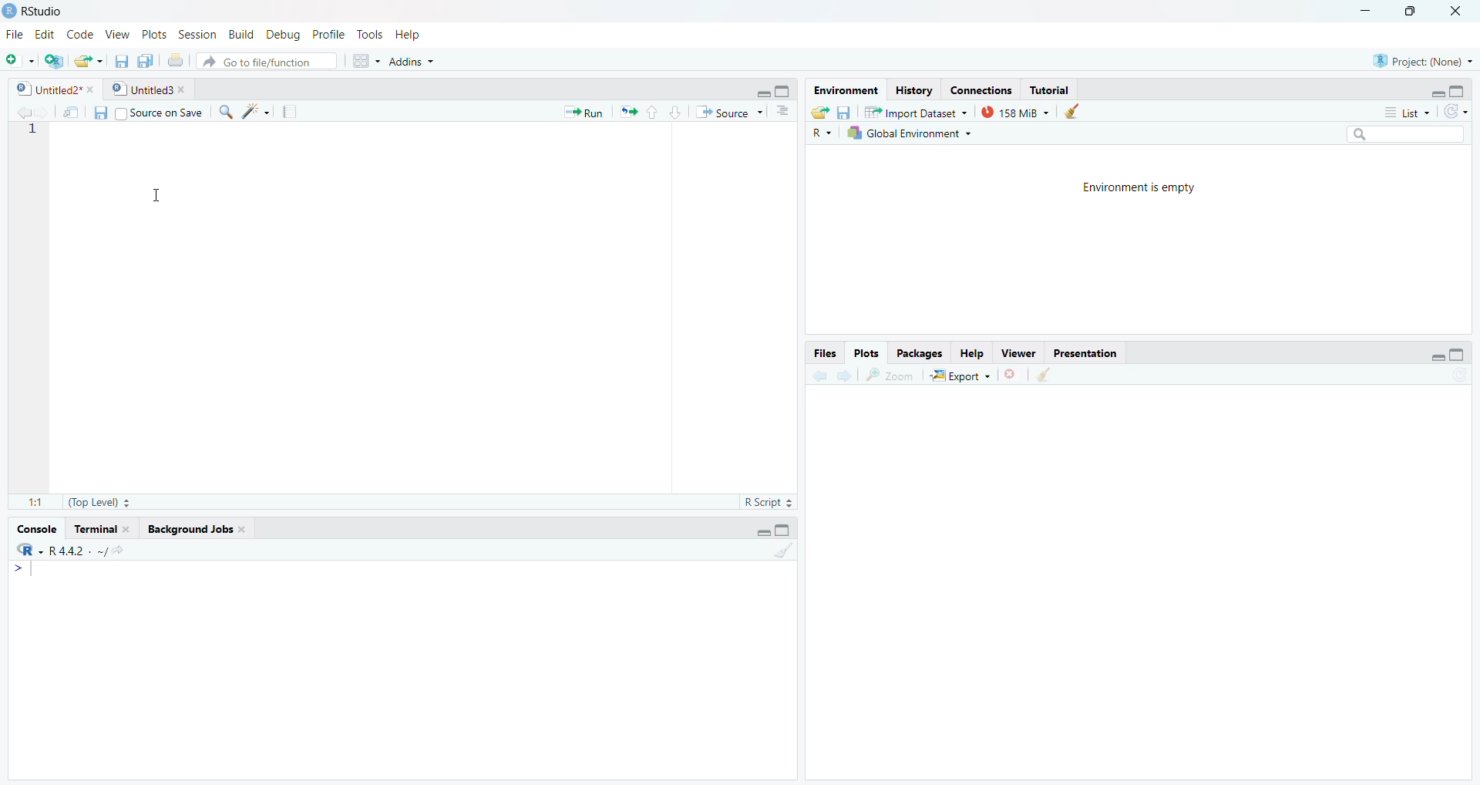  I want to click on List , so click(1402, 111).